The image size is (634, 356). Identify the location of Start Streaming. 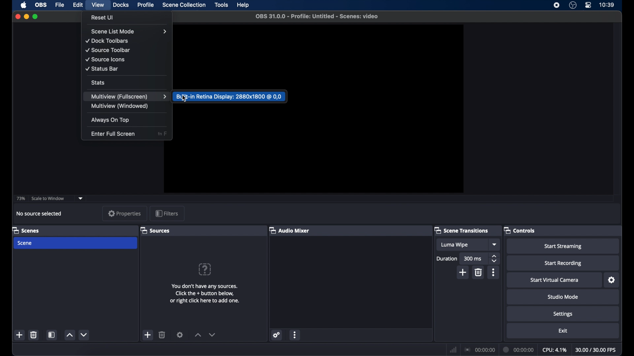
(563, 246).